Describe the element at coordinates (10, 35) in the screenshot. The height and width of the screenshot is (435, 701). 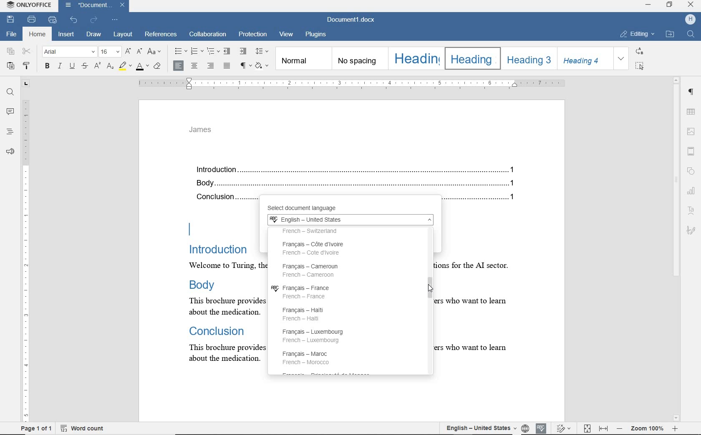
I see `file` at that location.